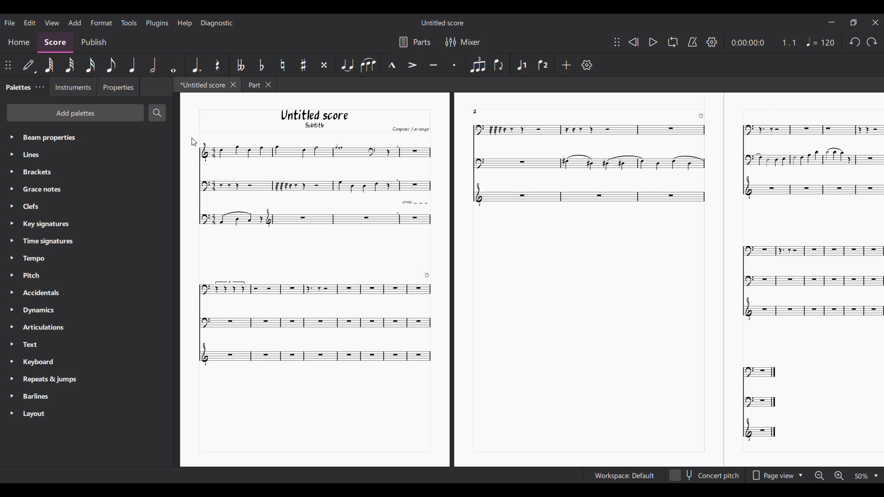  I want to click on Voice 1, so click(522, 64).